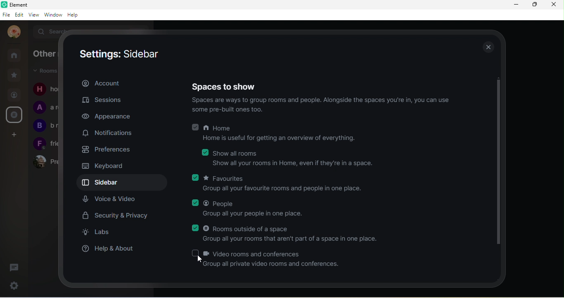 Image resolution: width=564 pixels, height=298 pixels. I want to click on people, so click(249, 209).